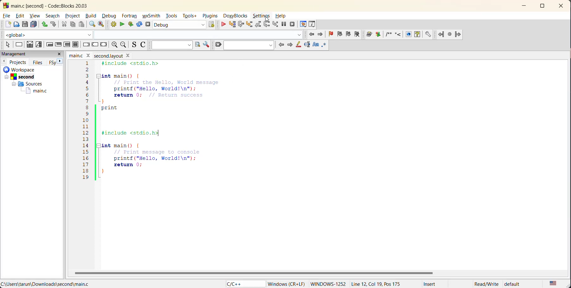  Describe the element at coordinates (53, 25) in the screenshot. I see `redo` at that location.